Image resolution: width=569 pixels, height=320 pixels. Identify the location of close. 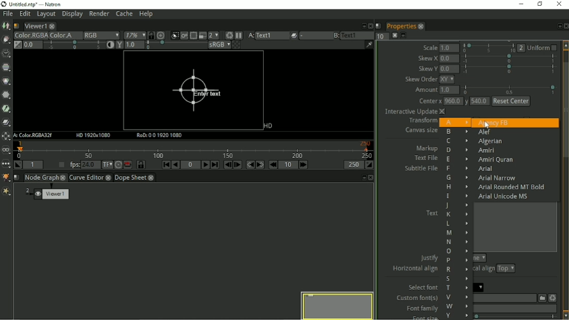
(64, 177).